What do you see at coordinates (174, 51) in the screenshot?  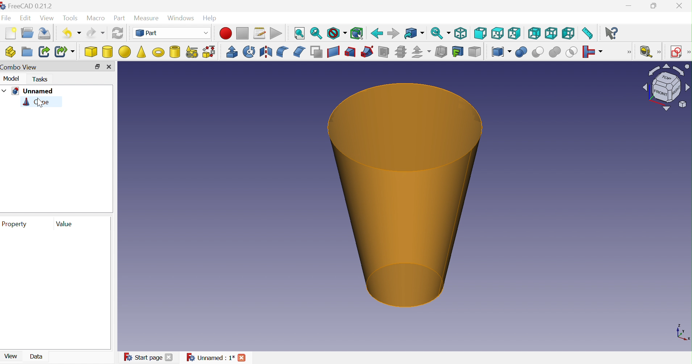 I see `Create tube` at bounding box center [174, 51].